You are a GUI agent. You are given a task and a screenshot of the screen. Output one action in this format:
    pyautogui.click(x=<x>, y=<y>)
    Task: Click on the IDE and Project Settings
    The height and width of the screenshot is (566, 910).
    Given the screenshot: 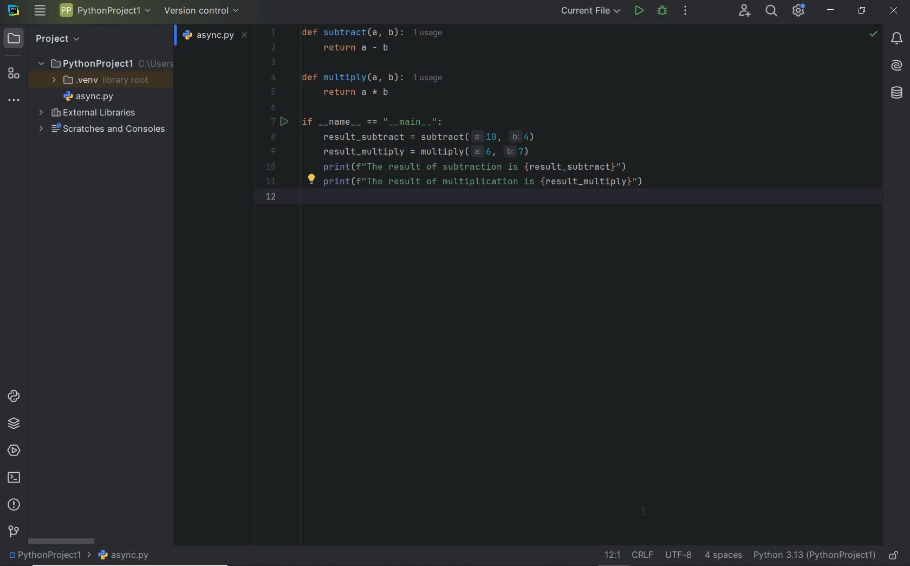 What is the action you would take?
    pyautogui.click(x=799, y=11)
    